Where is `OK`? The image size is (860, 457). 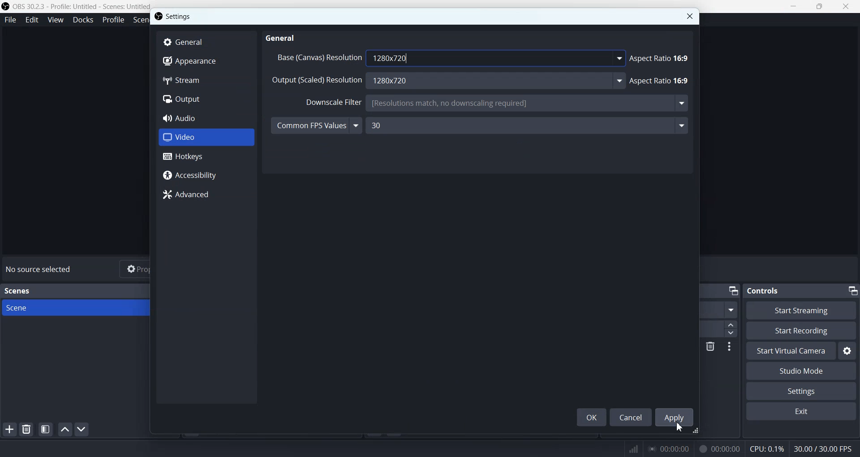
OK is located at coordinates (591, 417).